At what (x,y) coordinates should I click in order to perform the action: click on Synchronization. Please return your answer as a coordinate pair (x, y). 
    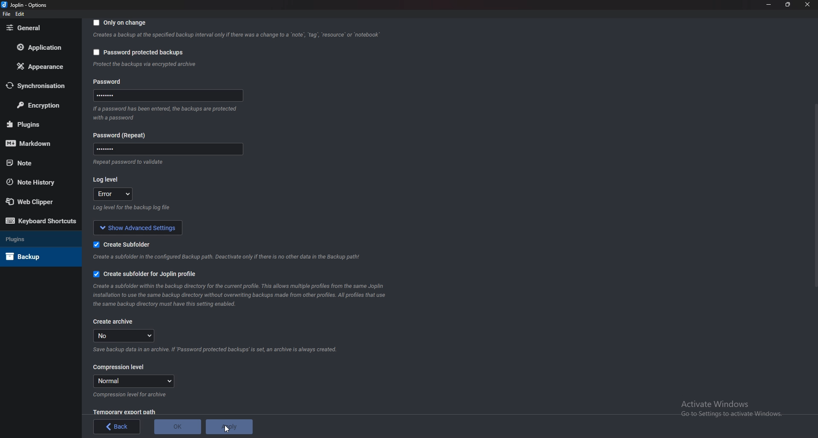
    Looking at the image, I should click on (38, 85).